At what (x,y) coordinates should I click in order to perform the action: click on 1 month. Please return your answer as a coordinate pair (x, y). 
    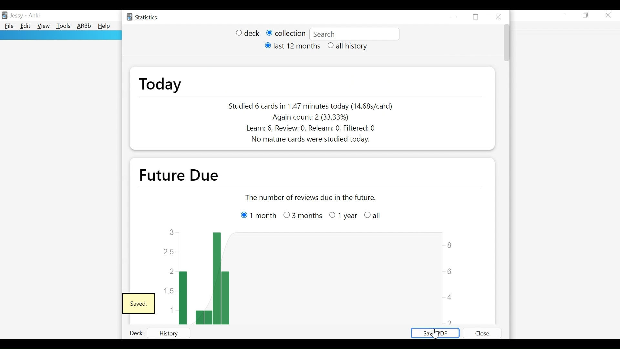
    Looking at the image, I should click on (256, 213).